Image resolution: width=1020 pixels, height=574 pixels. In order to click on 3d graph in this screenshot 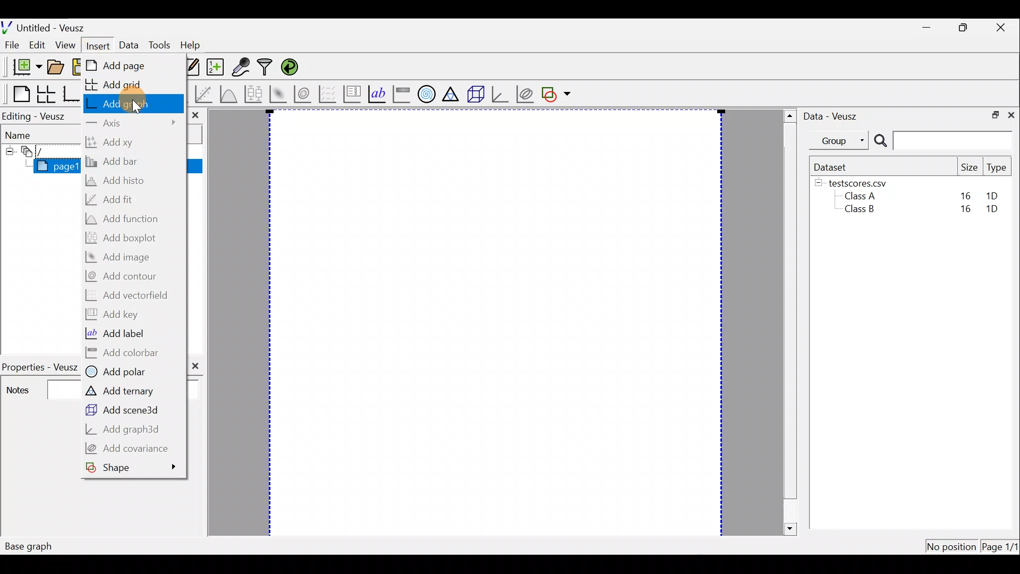, I will do `click(501, 95)`.